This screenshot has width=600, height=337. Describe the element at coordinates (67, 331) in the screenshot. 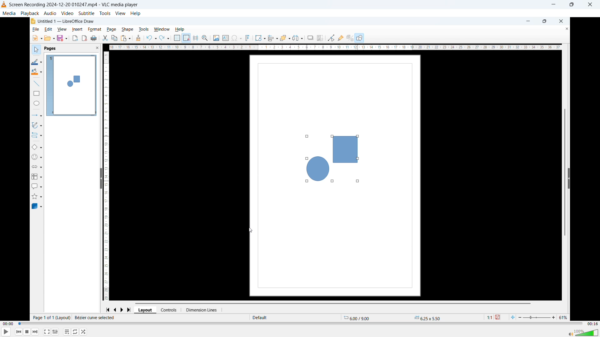

I see `Toggle playlist ` at that location.